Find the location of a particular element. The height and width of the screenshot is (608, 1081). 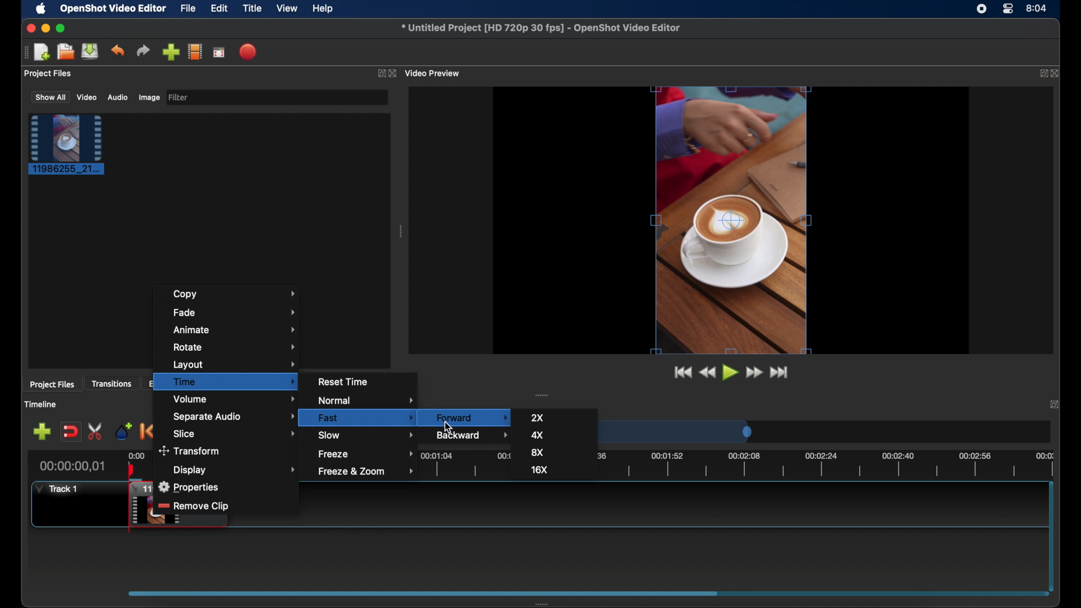

maximize is located at coordinates (62, 28).